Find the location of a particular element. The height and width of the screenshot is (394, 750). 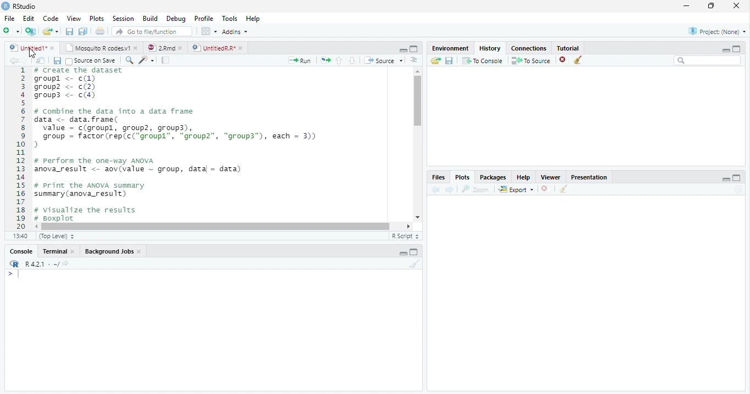

To source is located at coordinates (533, 61).